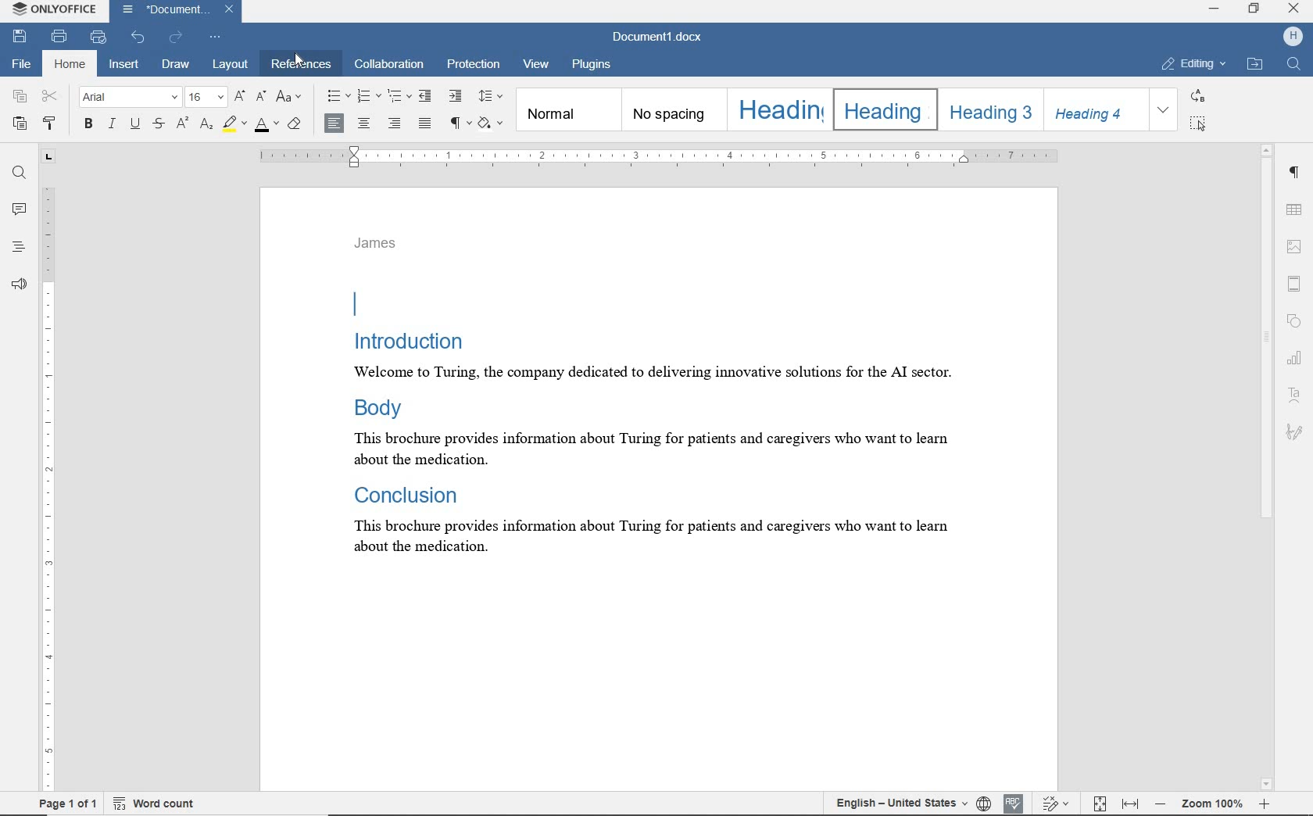 The image size is (1313, 816). I want to click on feedback & support, so click(19, 283).